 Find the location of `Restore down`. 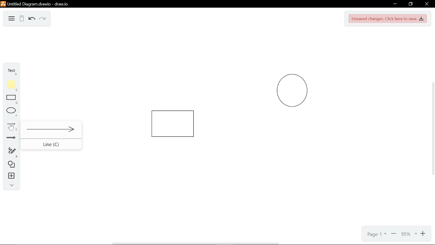

Restore down is located at coordinates (411, 4).